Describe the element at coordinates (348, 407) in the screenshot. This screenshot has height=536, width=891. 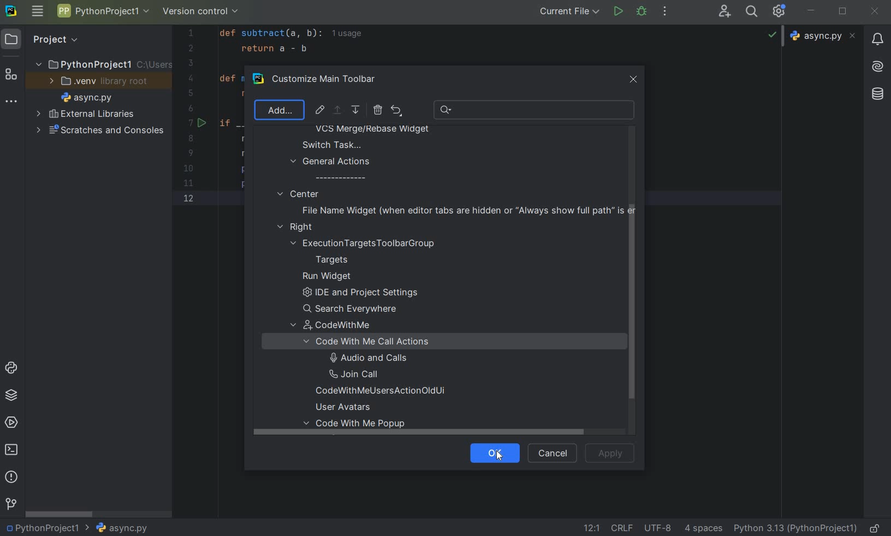
I see `user avatars` at that location.